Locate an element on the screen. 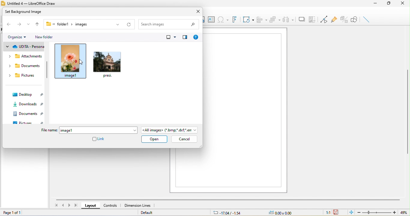  open is located at coordinates (154, 140).